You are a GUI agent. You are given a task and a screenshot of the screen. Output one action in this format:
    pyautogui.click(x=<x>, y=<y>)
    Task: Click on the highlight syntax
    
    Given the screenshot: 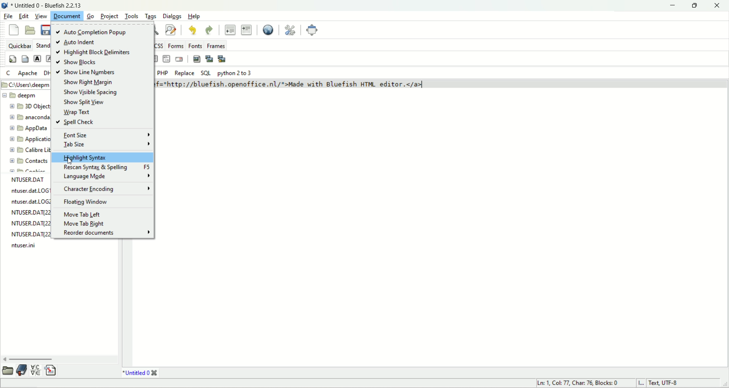 What is the action you would take?
    pyautogui.click(x=103, y=158)
    